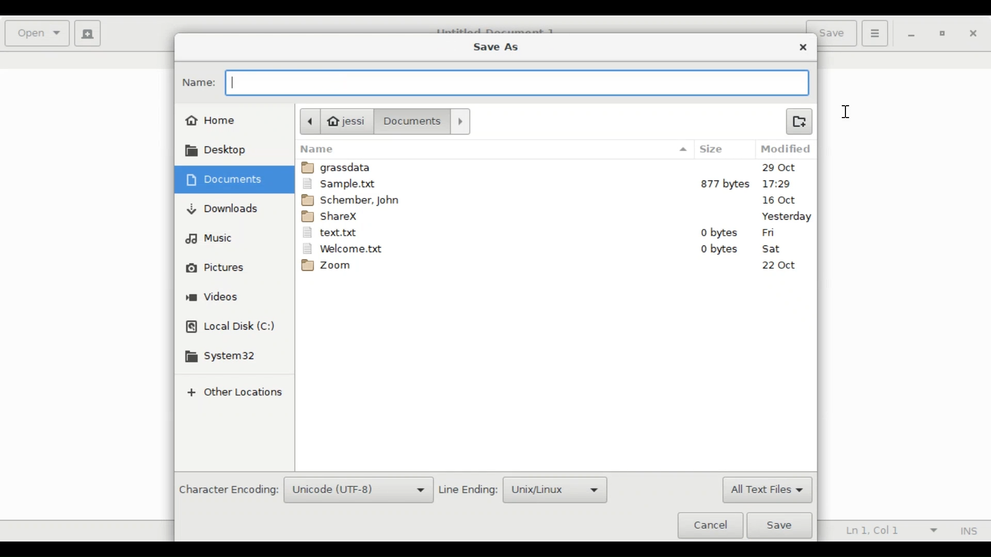 The width and height of the screenshot is (991, 557). What do you see at coordinates (223, 208) in the screenshot?
I see `Downloads` at bounding box center [223, 208].